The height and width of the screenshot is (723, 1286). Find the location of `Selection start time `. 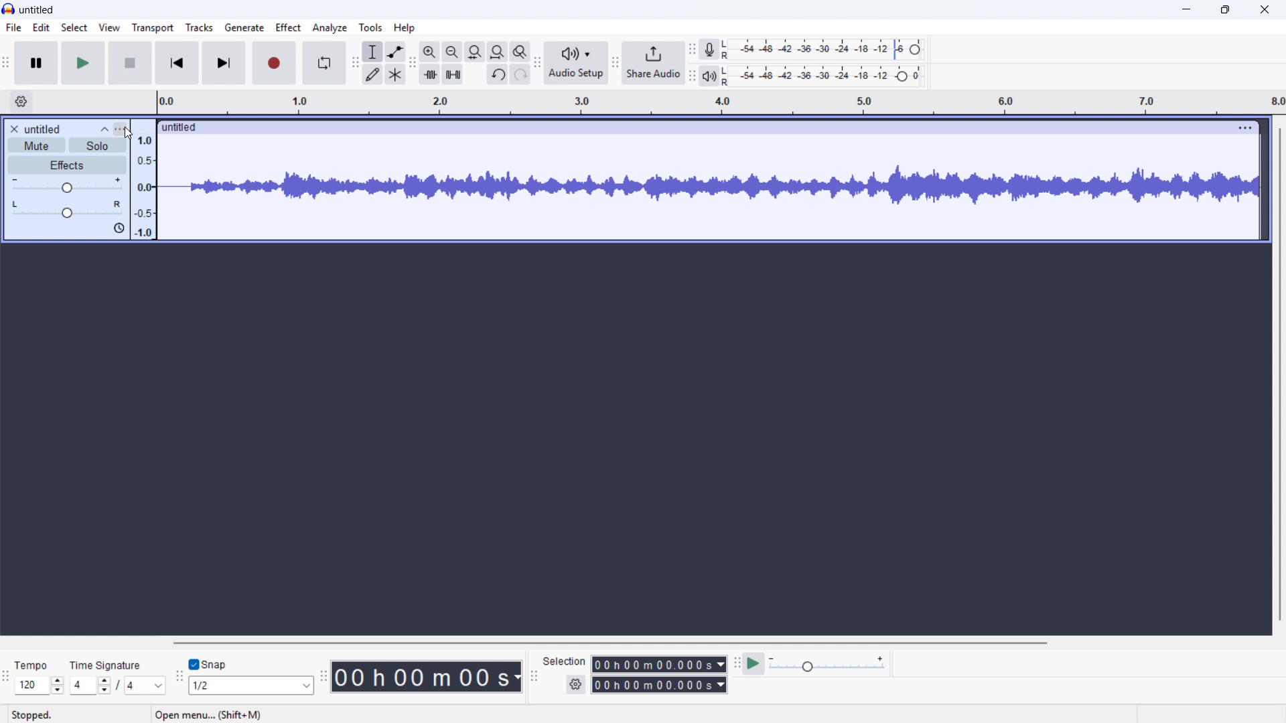

Selection start time  is located at coordinates (660, 665).